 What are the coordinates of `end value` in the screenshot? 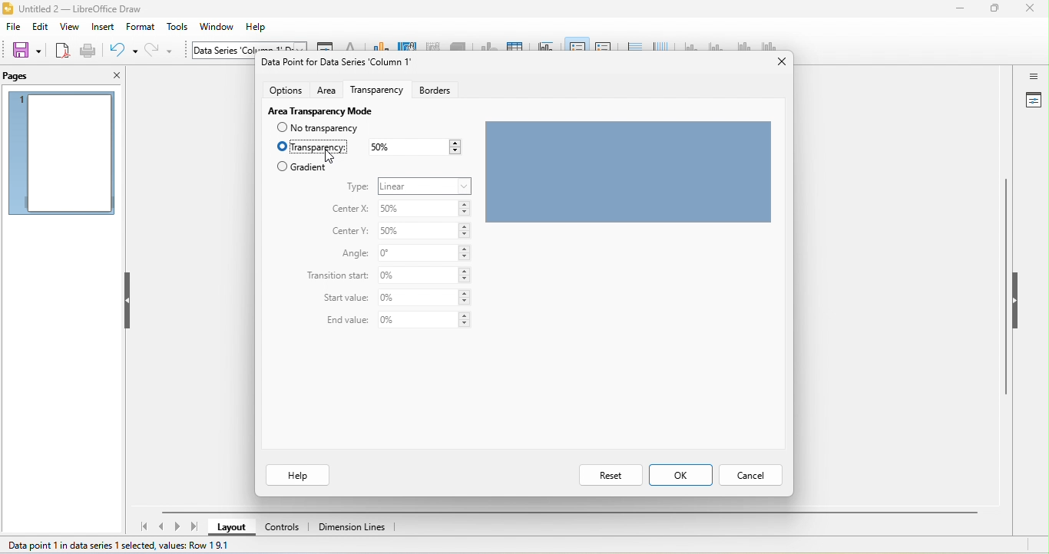 It's located at (343, 319).